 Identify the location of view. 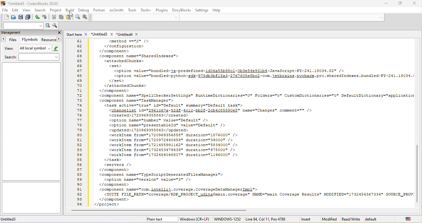
(27, 11).